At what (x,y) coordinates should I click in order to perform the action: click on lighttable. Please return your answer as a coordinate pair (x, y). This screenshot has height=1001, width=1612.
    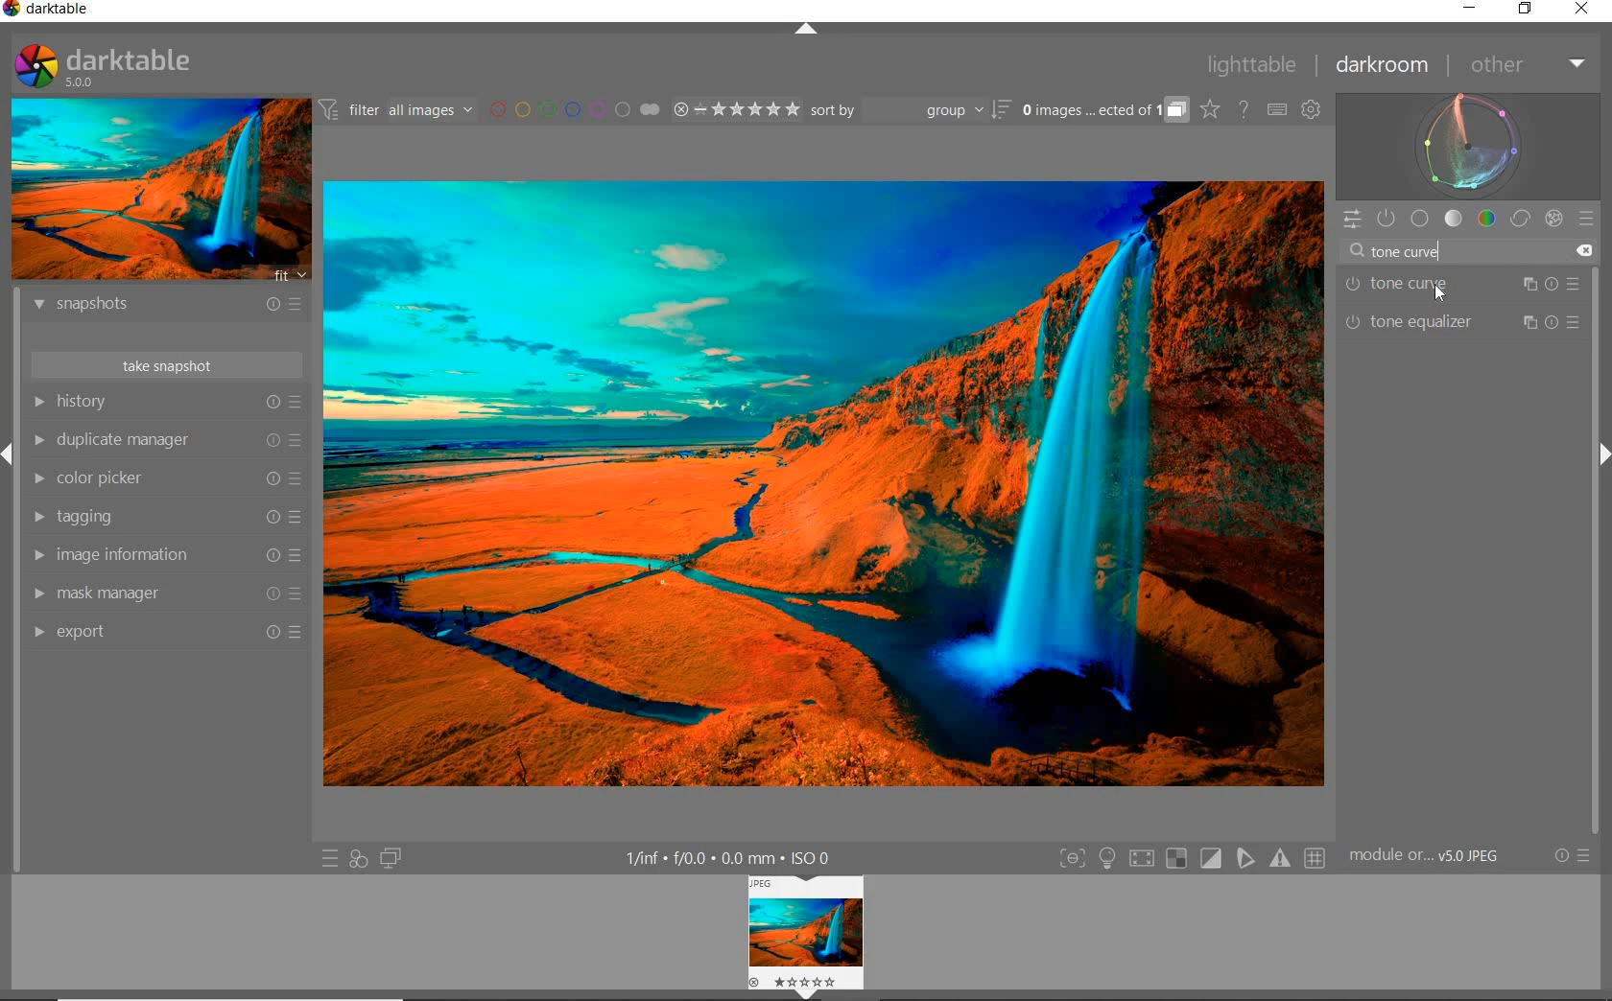
    Looking at the image, I should click on (1257, 65).